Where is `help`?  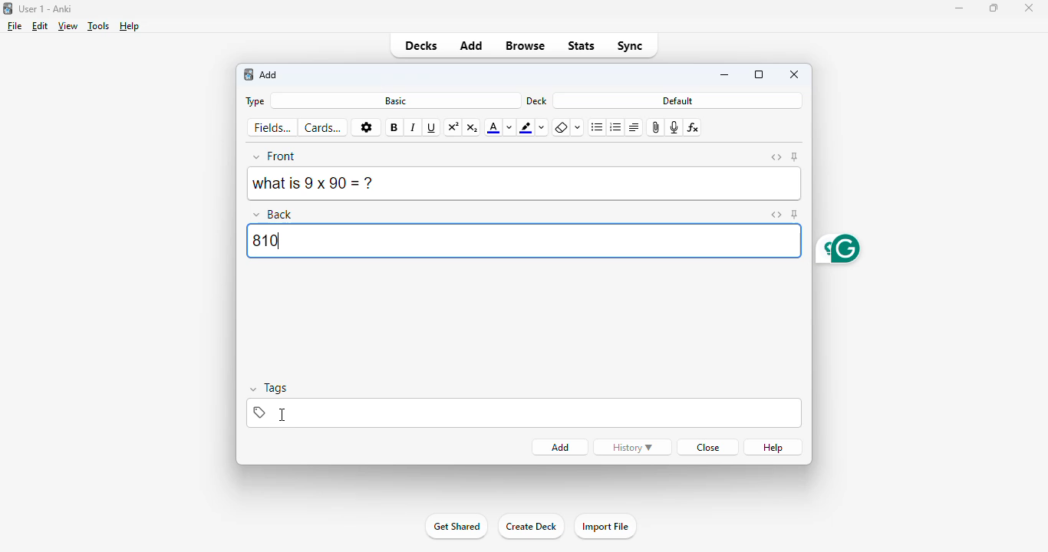
help is located at coordinates (774, 447).